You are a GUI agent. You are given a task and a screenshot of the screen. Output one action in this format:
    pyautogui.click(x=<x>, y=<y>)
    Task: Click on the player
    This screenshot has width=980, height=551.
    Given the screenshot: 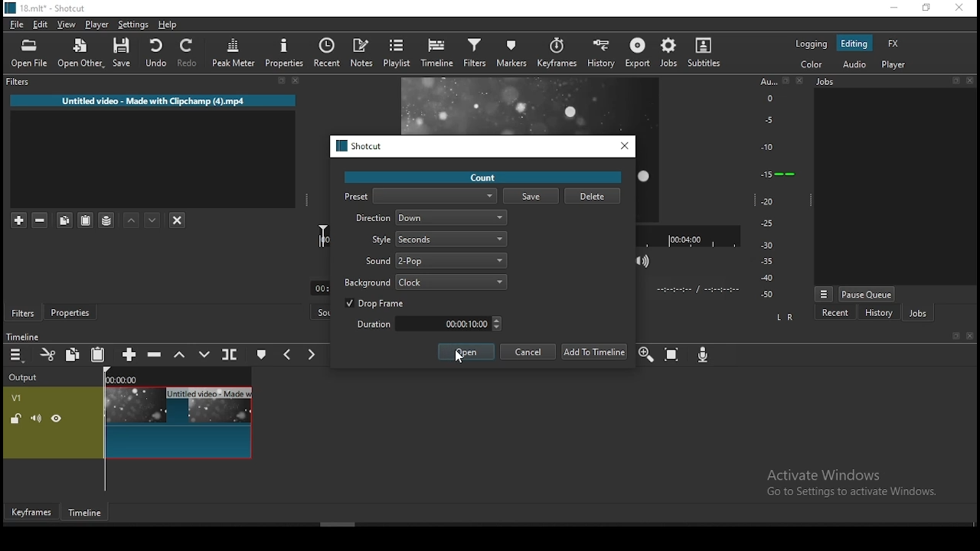 What is the action you would take?
    pyautogui.click(x=896, y=66)
    